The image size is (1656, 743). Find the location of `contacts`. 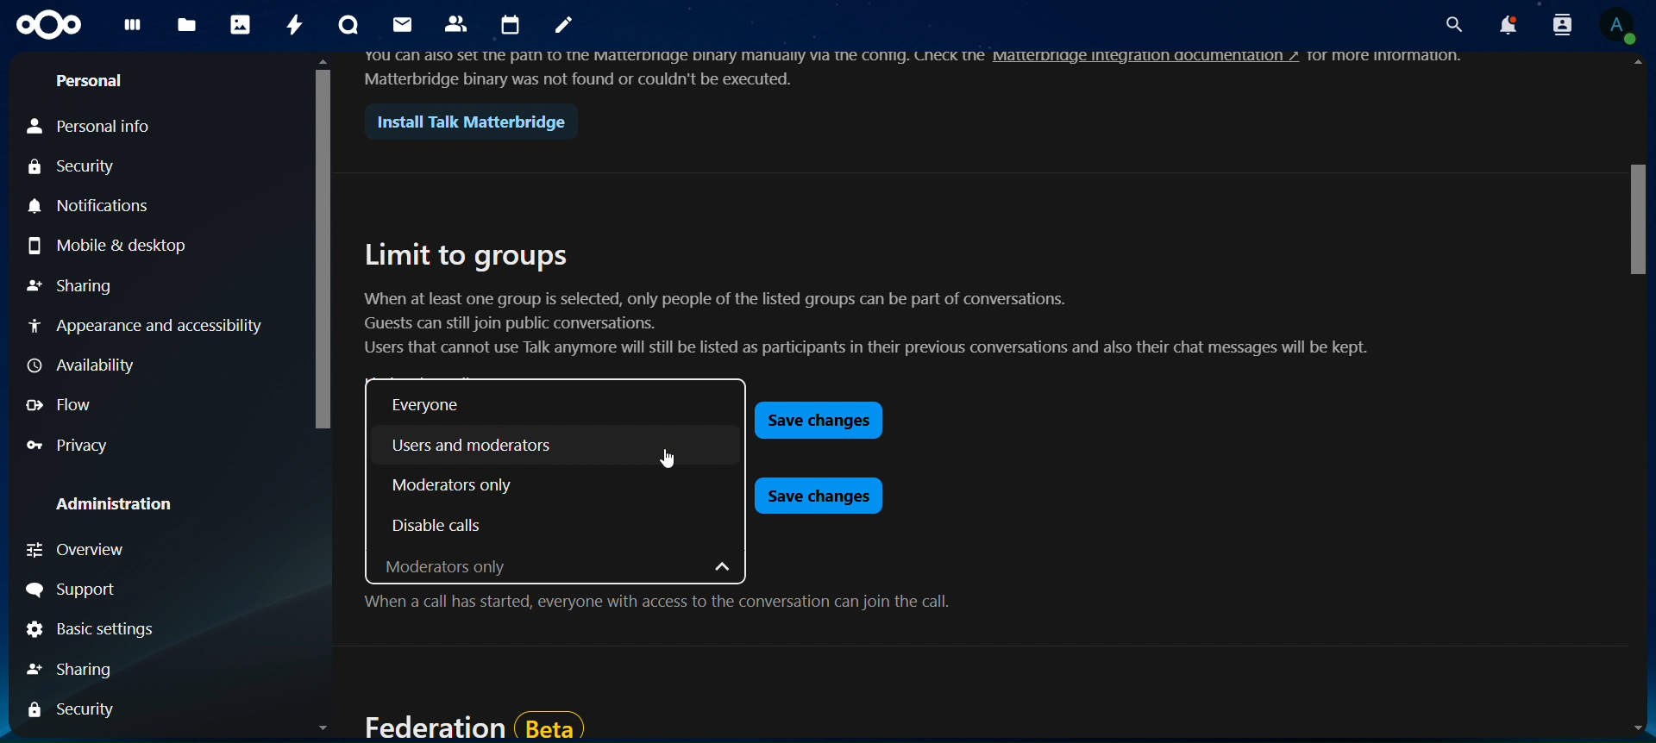

contacts is located at coordinates (457, 22).